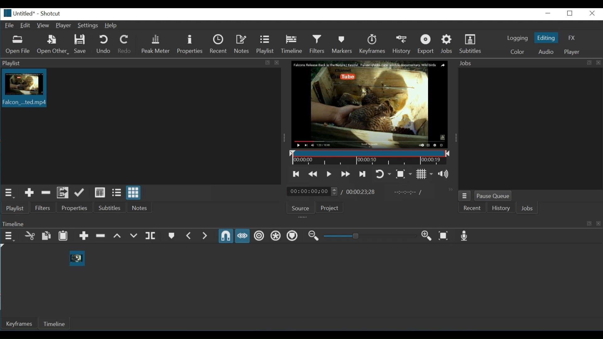 This screenshot has width=603, height=339. I want to click on jobs panel, so click(530, 128).